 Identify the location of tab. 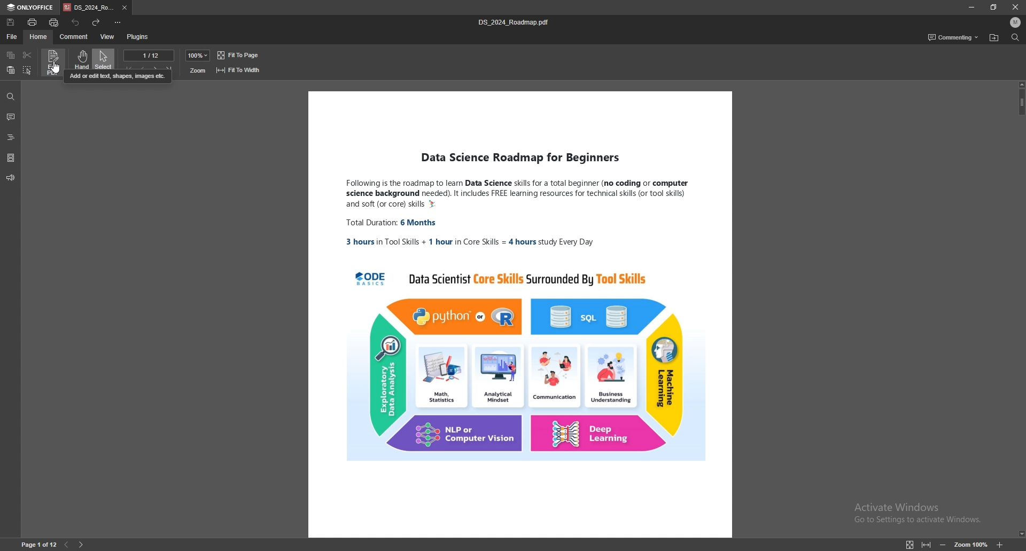
(89, 8).